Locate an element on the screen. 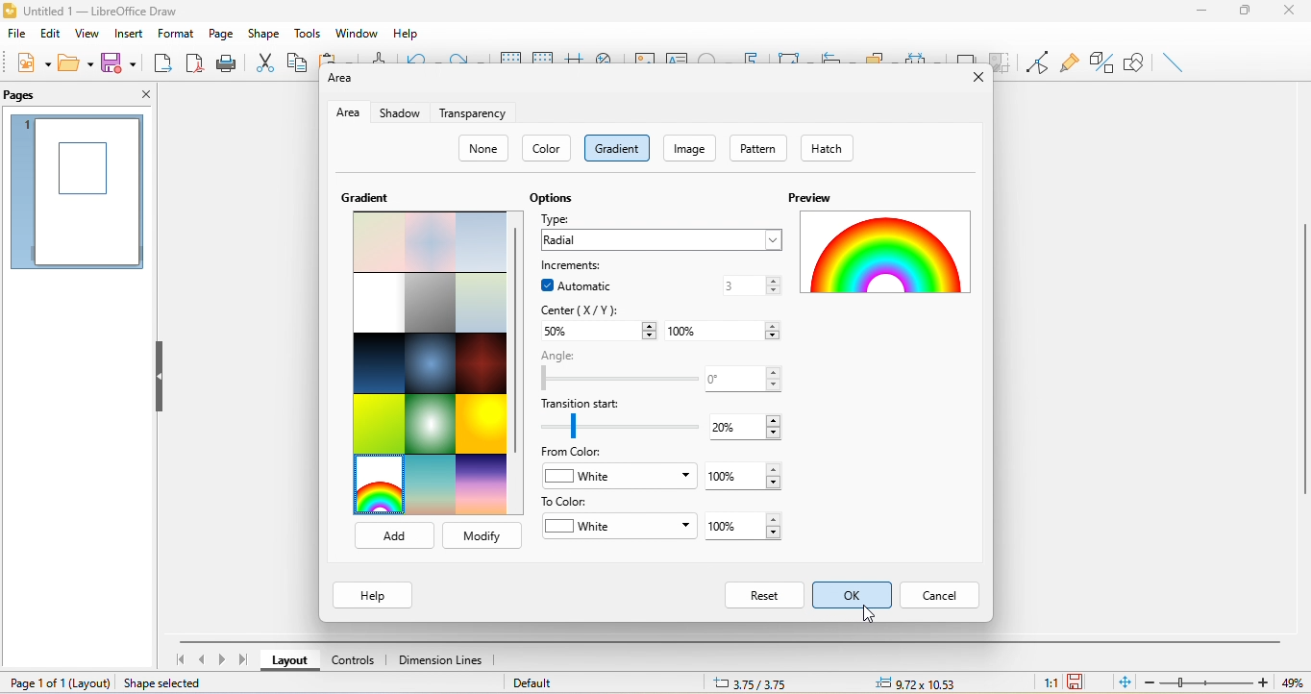  iamge is located at coordinates (694, 148).